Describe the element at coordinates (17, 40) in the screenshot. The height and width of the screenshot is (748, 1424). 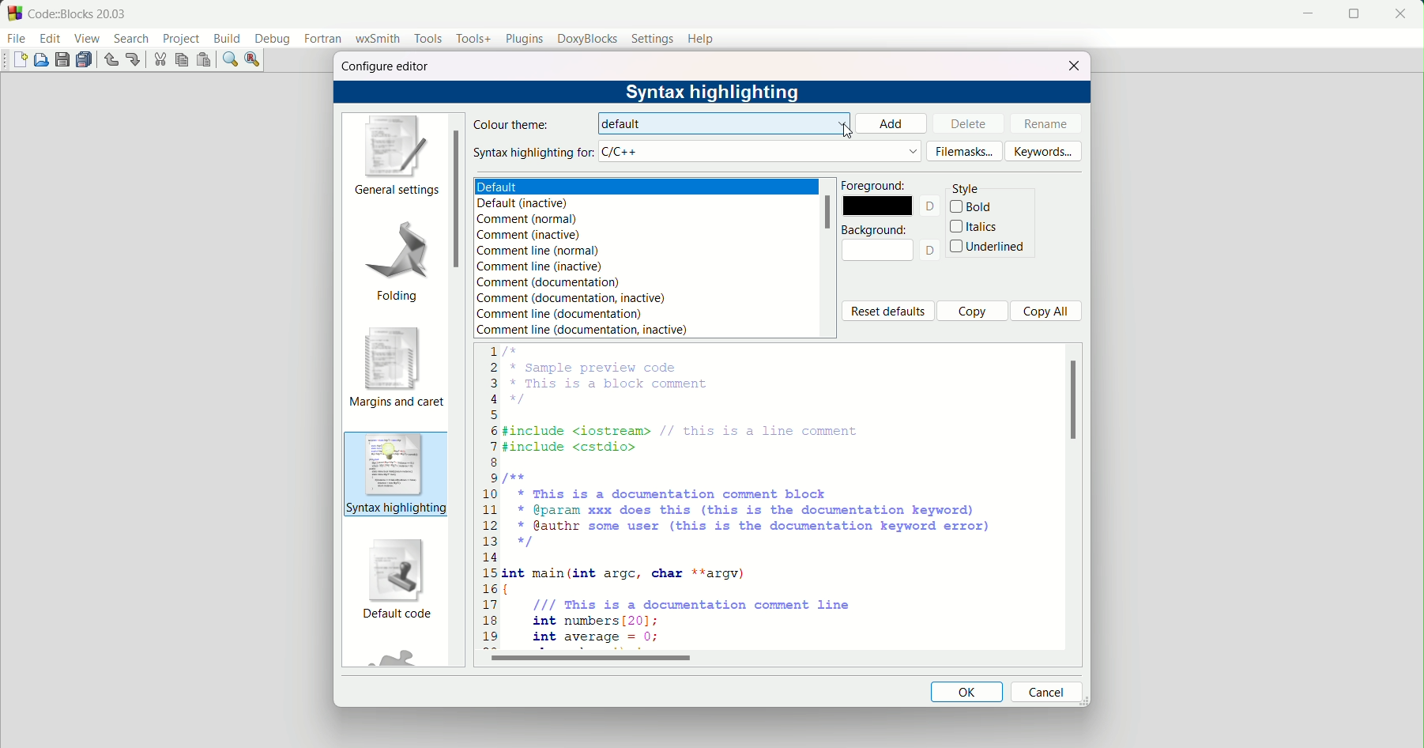
I see `file` at that location.